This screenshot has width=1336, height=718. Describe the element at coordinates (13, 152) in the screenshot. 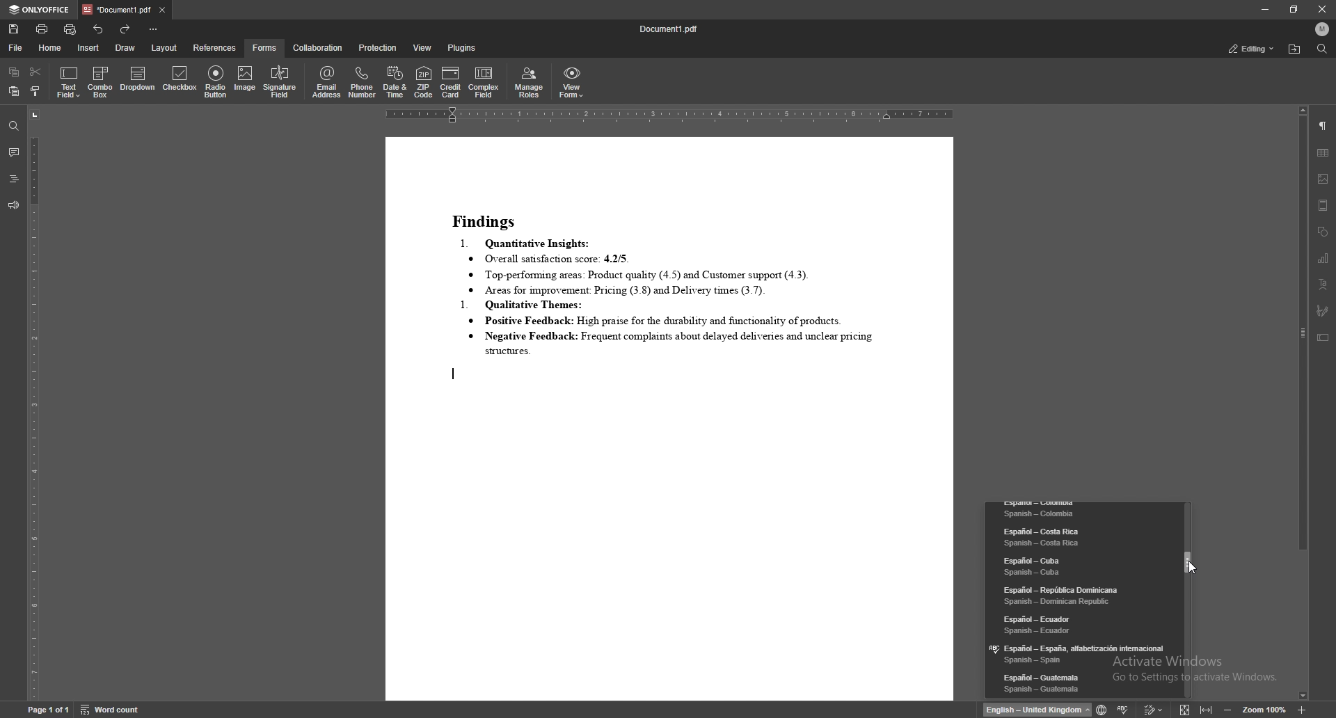

I see `comment` at that location.